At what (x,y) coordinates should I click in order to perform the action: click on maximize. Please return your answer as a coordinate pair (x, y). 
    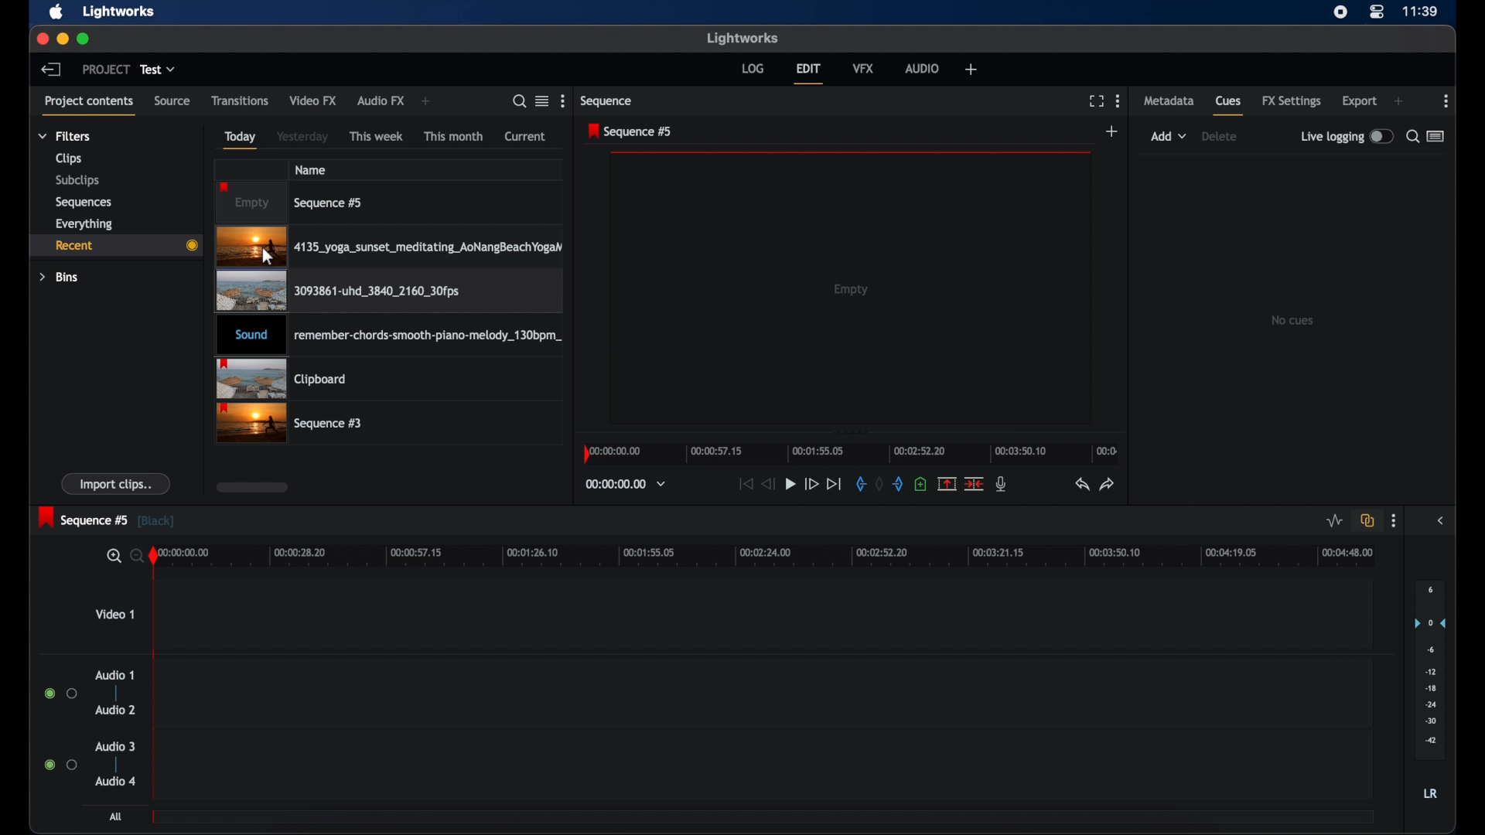
    Looking at the image, I should click on (84, 39).